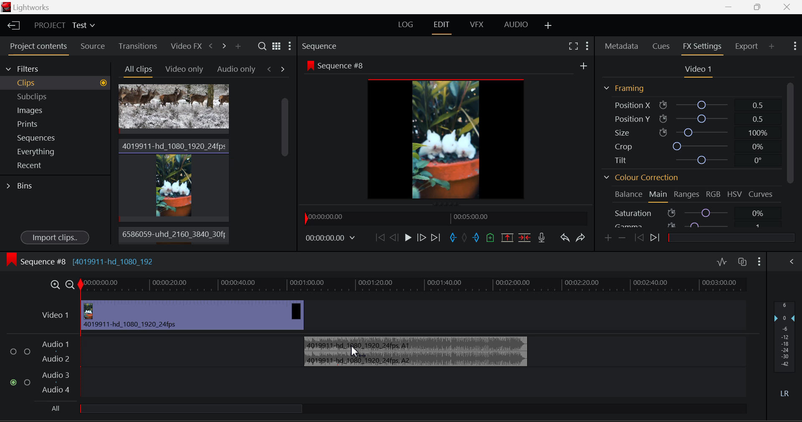 The height and width of the screenshot is (422, 802). I want to click on Scroll Bar, so click(791, 152).